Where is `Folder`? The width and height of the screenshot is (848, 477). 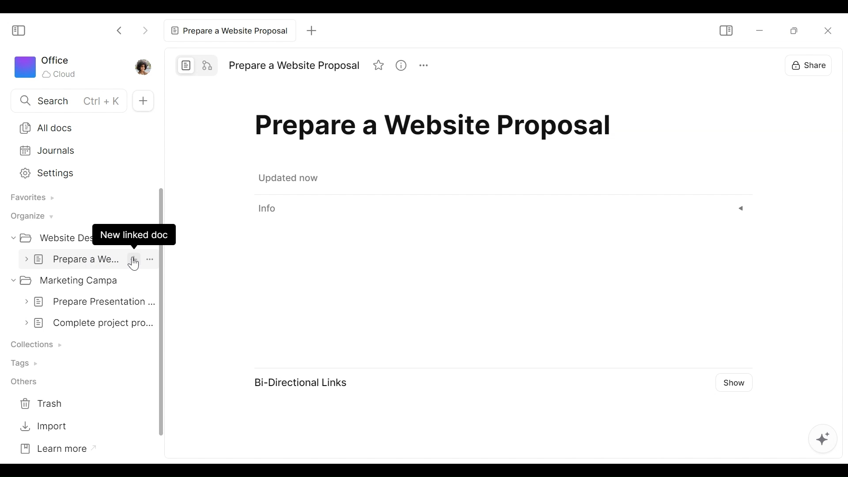
Folder is located at coordinates (80, 280).